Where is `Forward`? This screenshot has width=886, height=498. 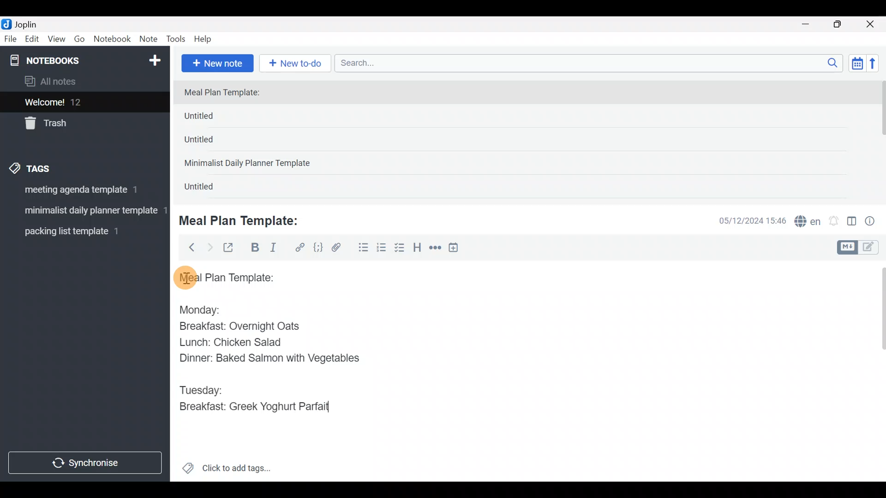 Forward is located at coordinates (210, 247).